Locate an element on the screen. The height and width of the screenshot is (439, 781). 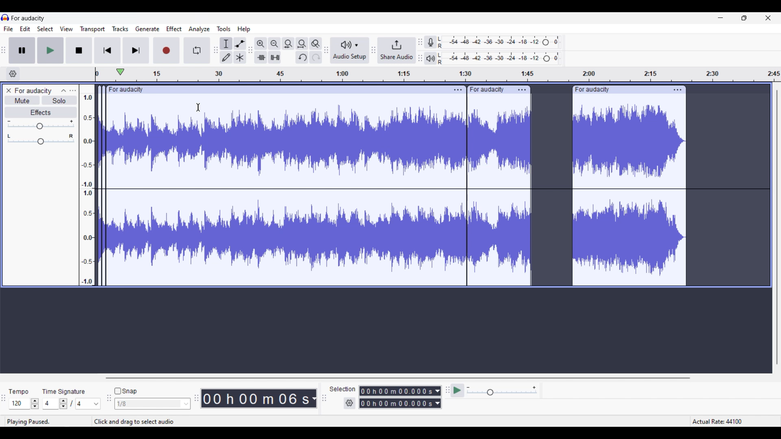
Edit menu is located at coordinates (25, 29).